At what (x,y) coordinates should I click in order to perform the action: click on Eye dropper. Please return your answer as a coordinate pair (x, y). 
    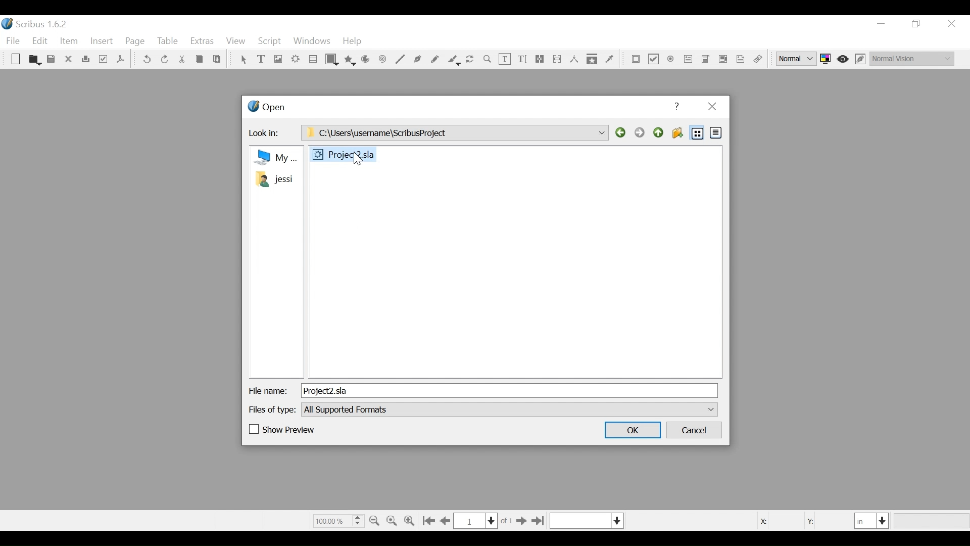
    Looking at the image, I should click on (610, 59).